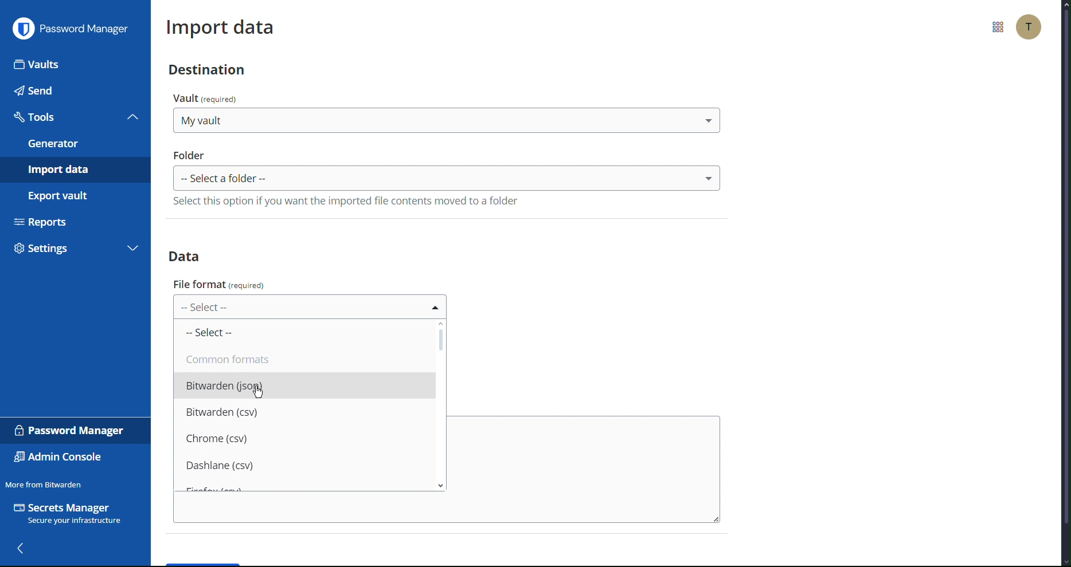 This screenshot has height=567, width=1071. I want to click on Scrollbar, so click(441, 343).